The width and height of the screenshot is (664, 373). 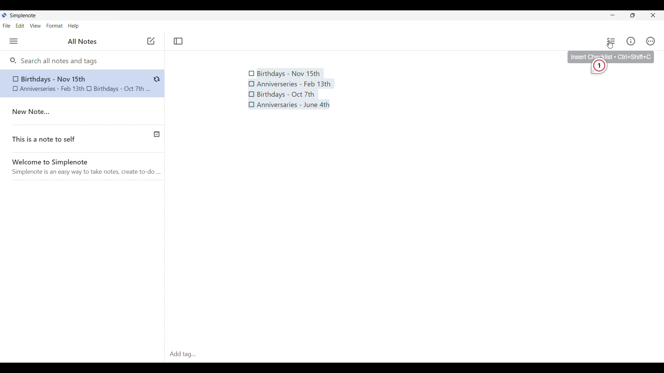 What do you see at coordinates (291, 89) in the screenshot?
I see `Selected text converted into checklist` at bounding box center [291, 89].